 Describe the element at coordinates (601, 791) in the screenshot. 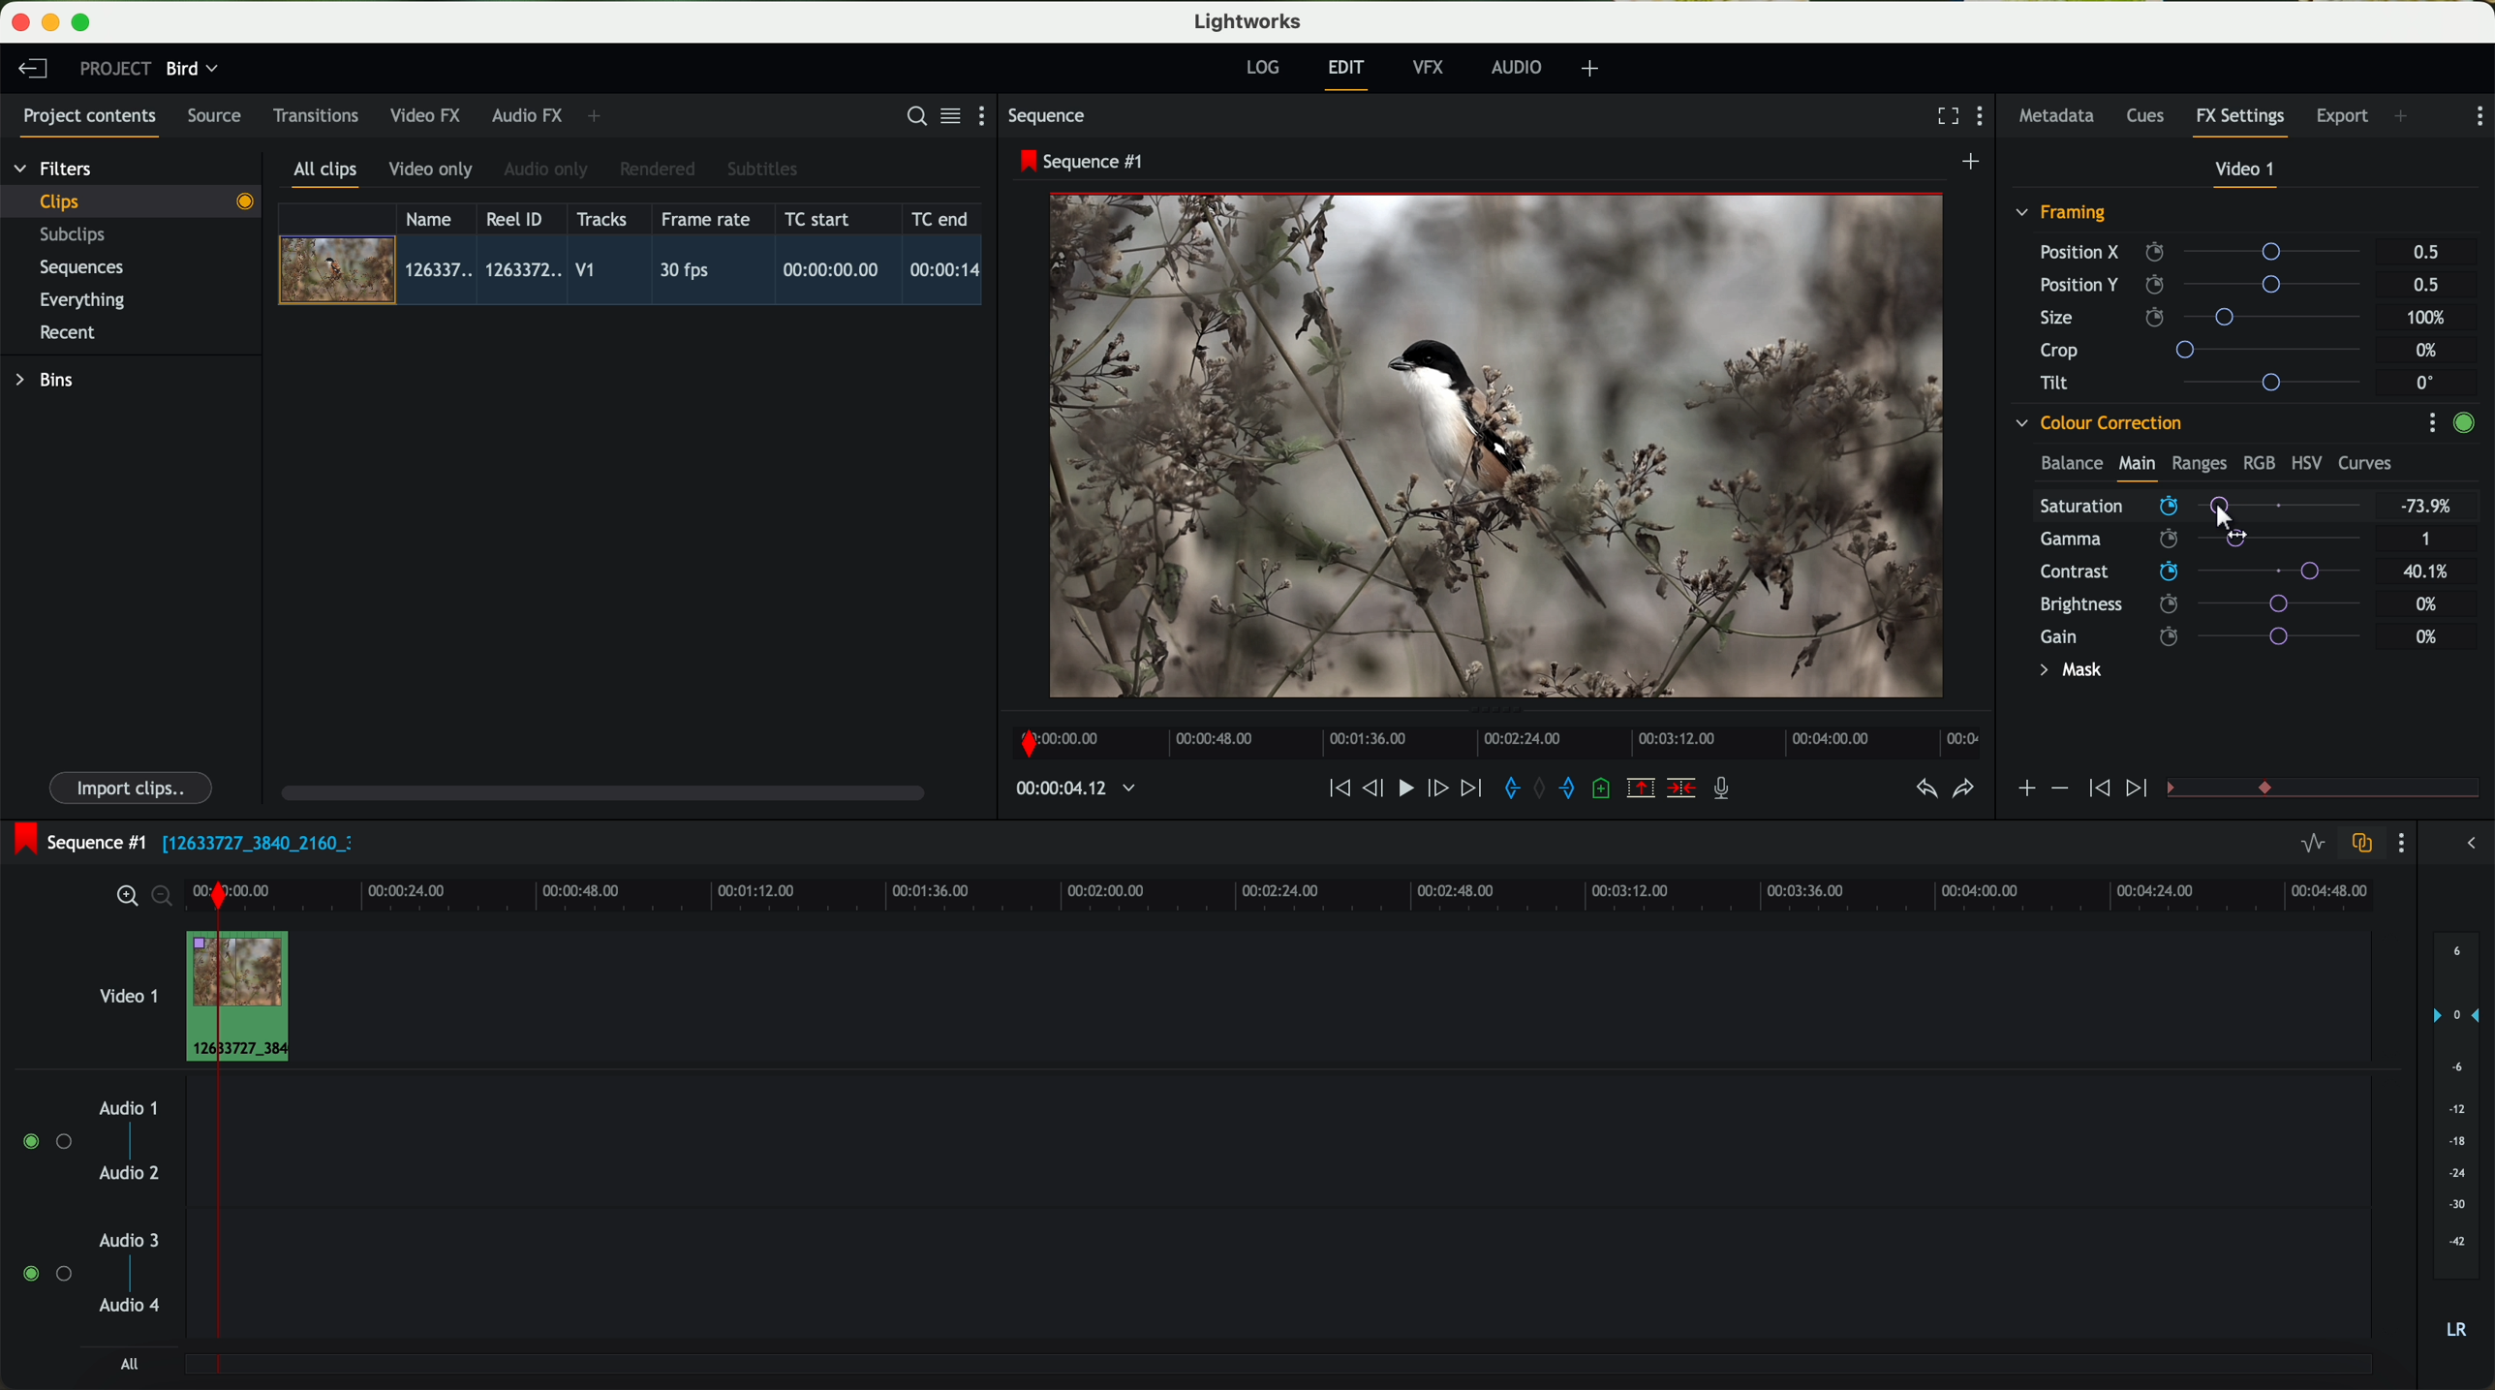

I see `scroll bar` at that location.